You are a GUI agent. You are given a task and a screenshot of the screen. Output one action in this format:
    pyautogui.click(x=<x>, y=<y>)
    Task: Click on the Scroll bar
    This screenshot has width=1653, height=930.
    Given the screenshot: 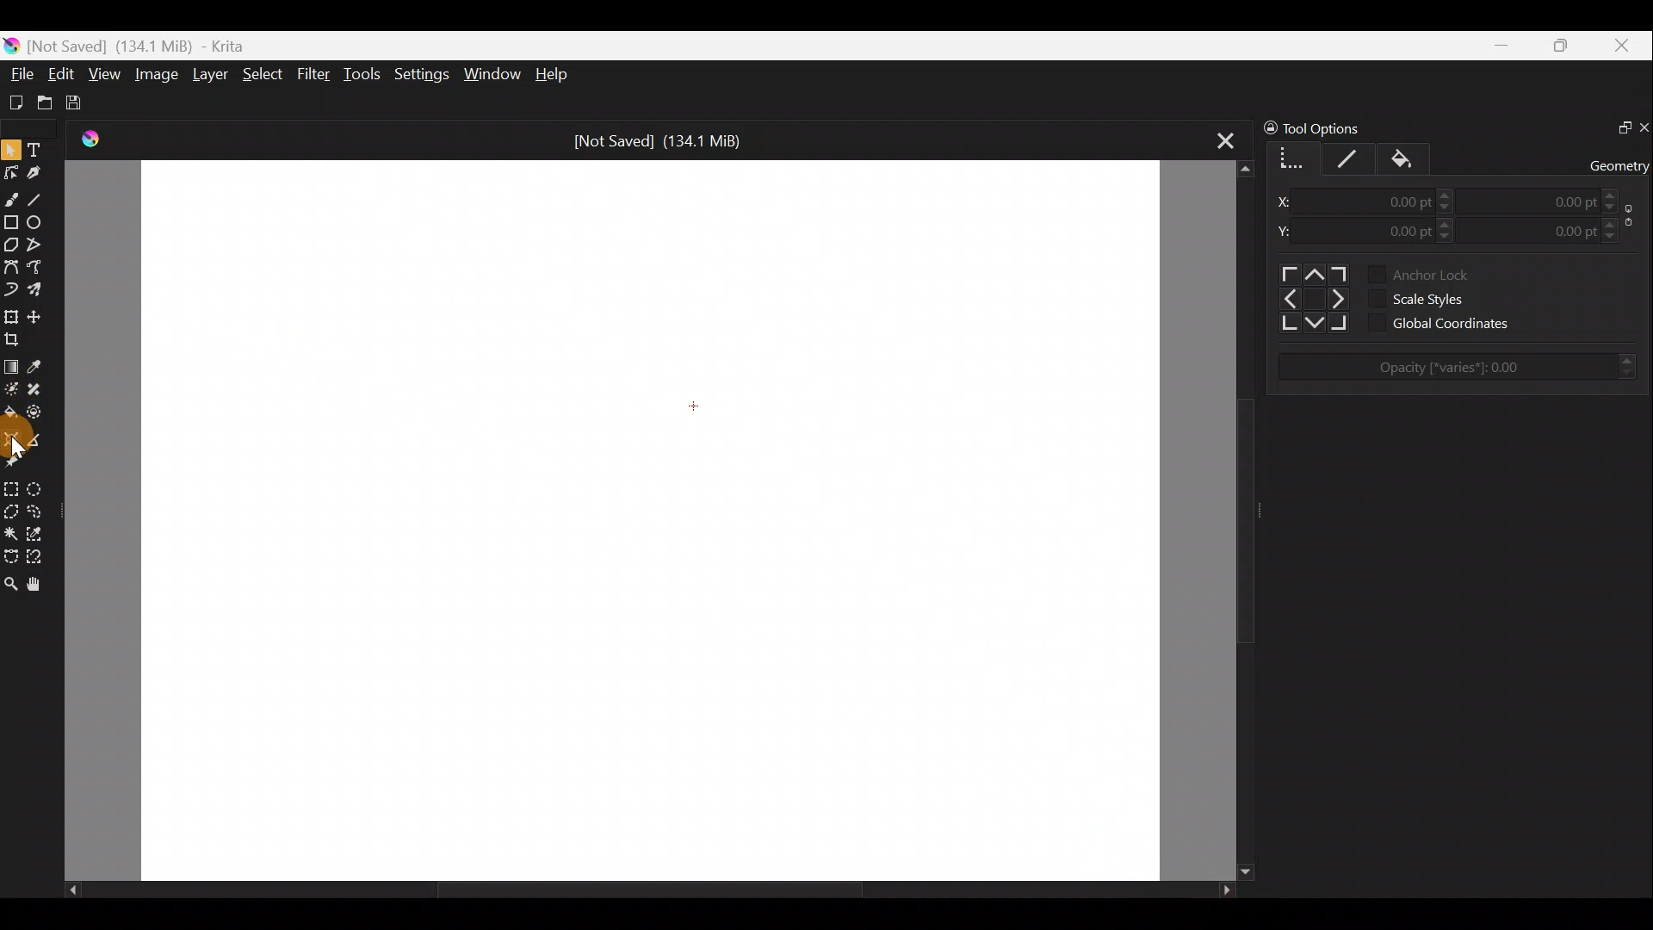 What is the action you would take?
    pyautogui.click(x=1228, y=519)
    